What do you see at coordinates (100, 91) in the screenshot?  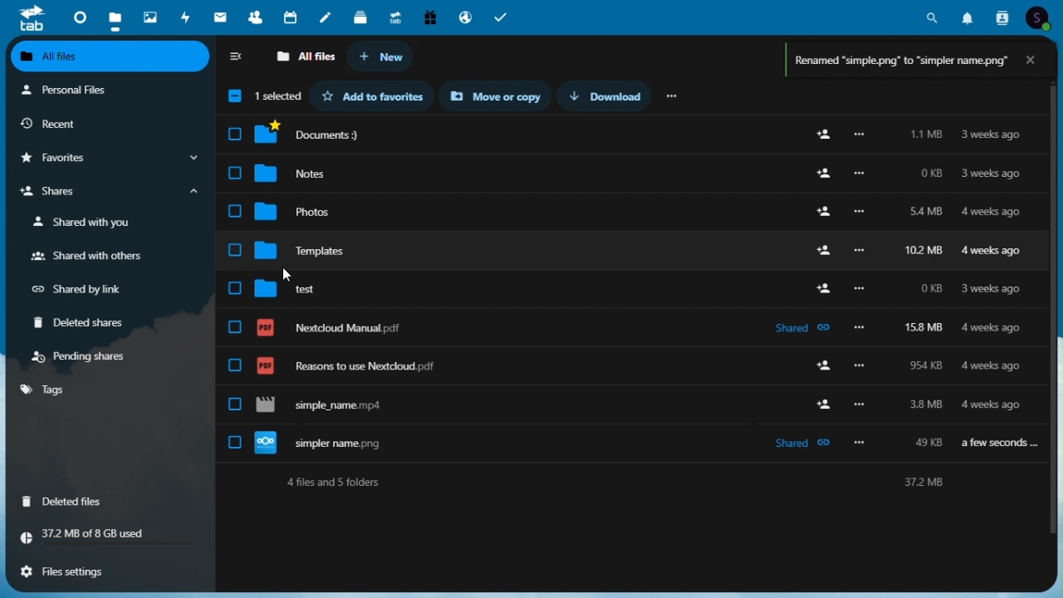 I see `personal files` at bounding box center [100, 91].